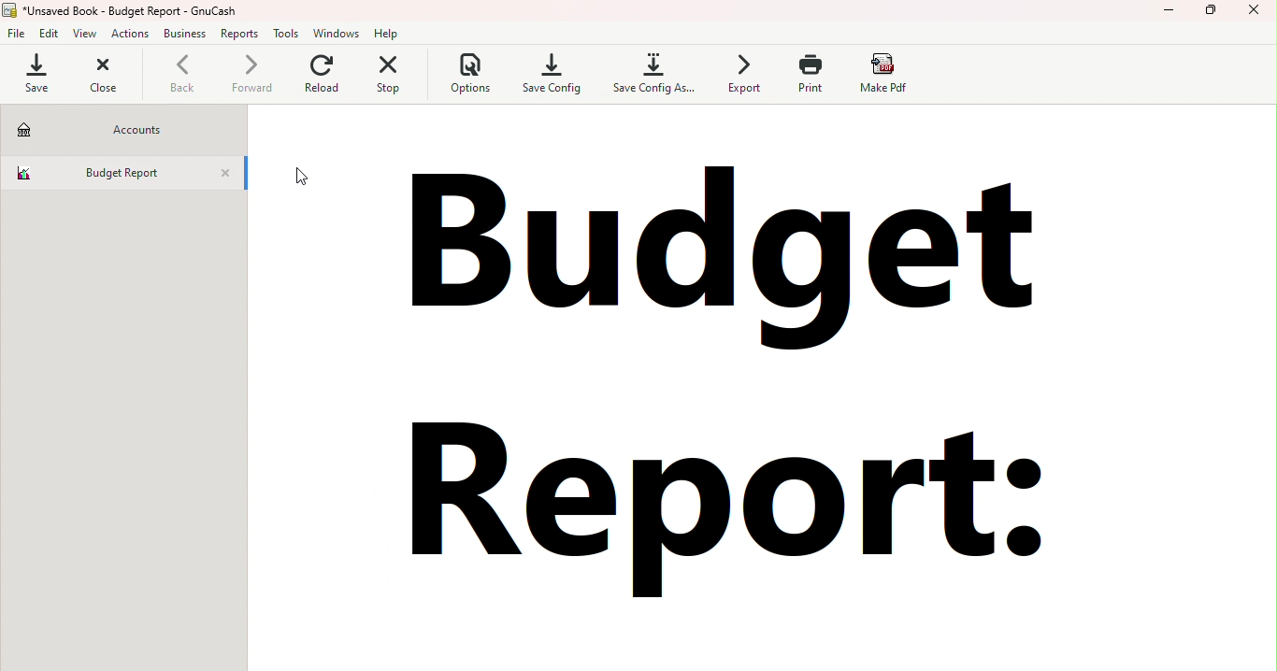 Image resolution: width=1277 pixels, height=671 pixels. I want to click on Make pdf, so click(885, 74).